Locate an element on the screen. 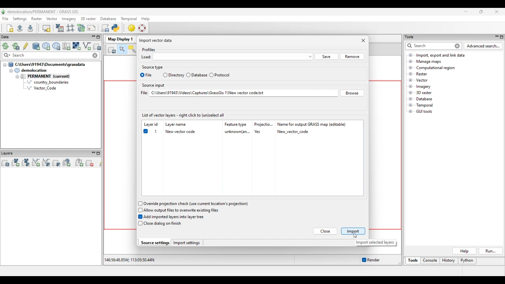  Double click to see files under Vector is located at coordinates (422, 80).